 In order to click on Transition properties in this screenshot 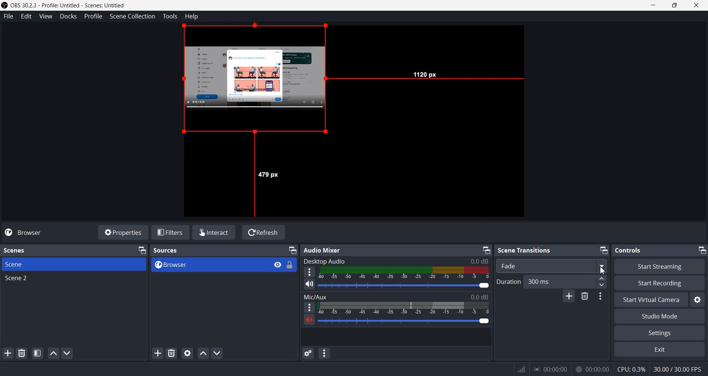, I will do `click(600, 296)`.